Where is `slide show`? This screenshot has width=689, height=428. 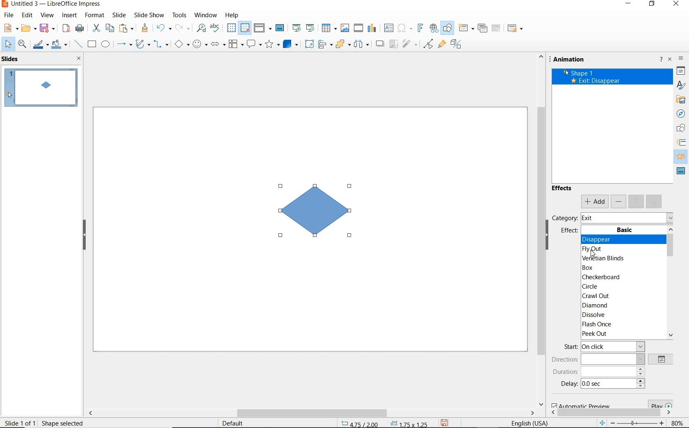 slide show is located at coordinates (150, 15).